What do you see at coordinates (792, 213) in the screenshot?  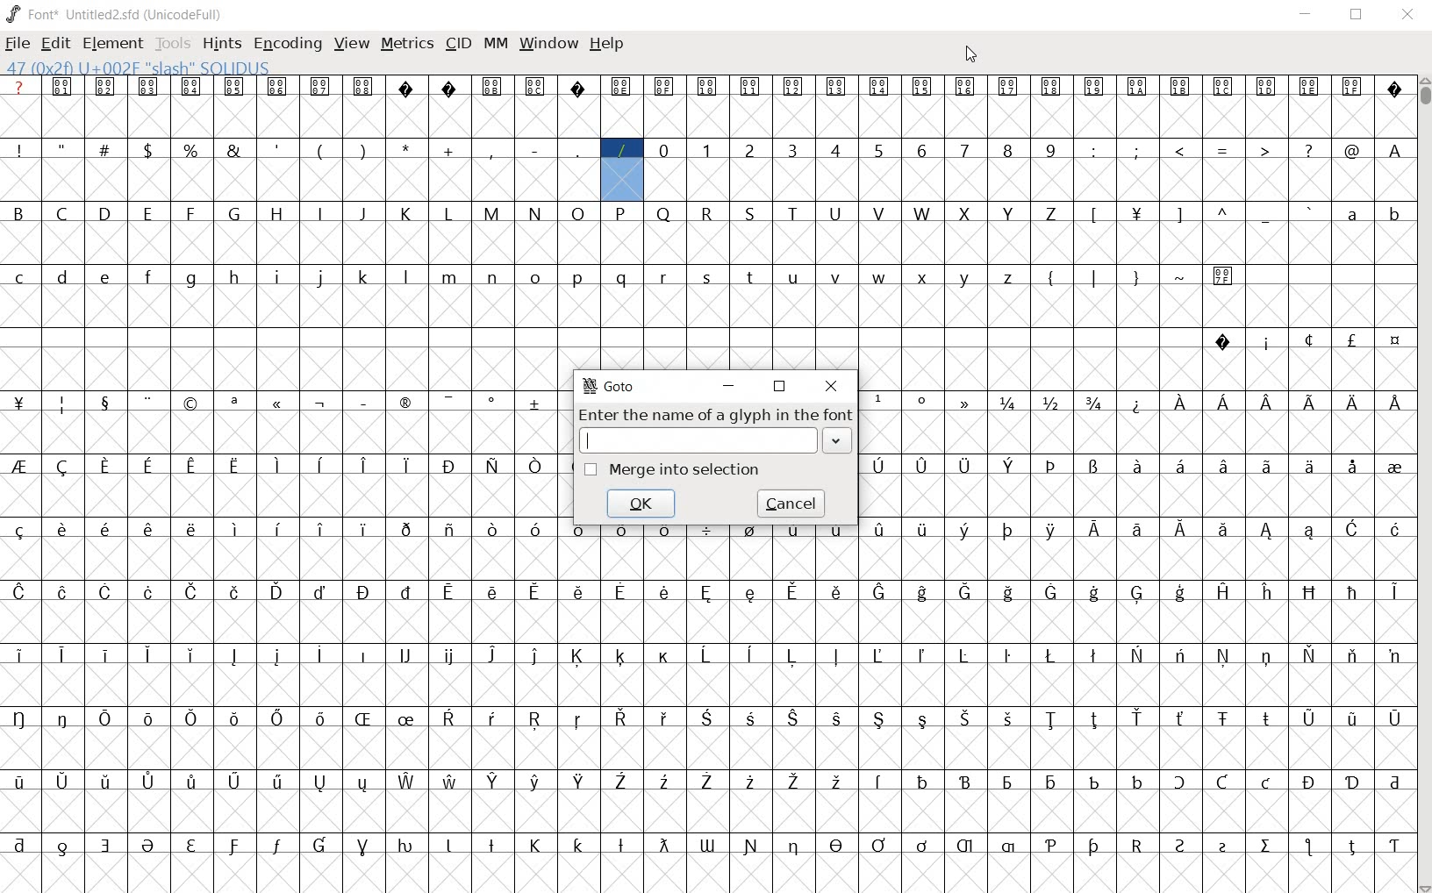 I see `glyph` at bounding box center [792, 213].